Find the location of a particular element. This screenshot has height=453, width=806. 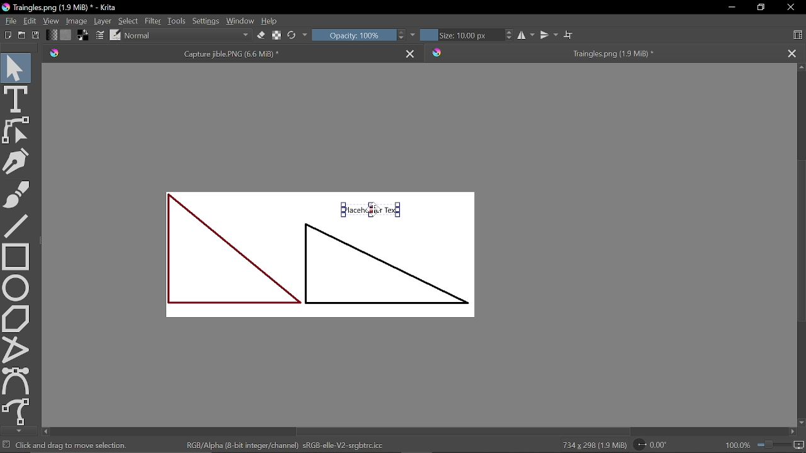

Opacity: 100% is located at coordinates (353, 35).